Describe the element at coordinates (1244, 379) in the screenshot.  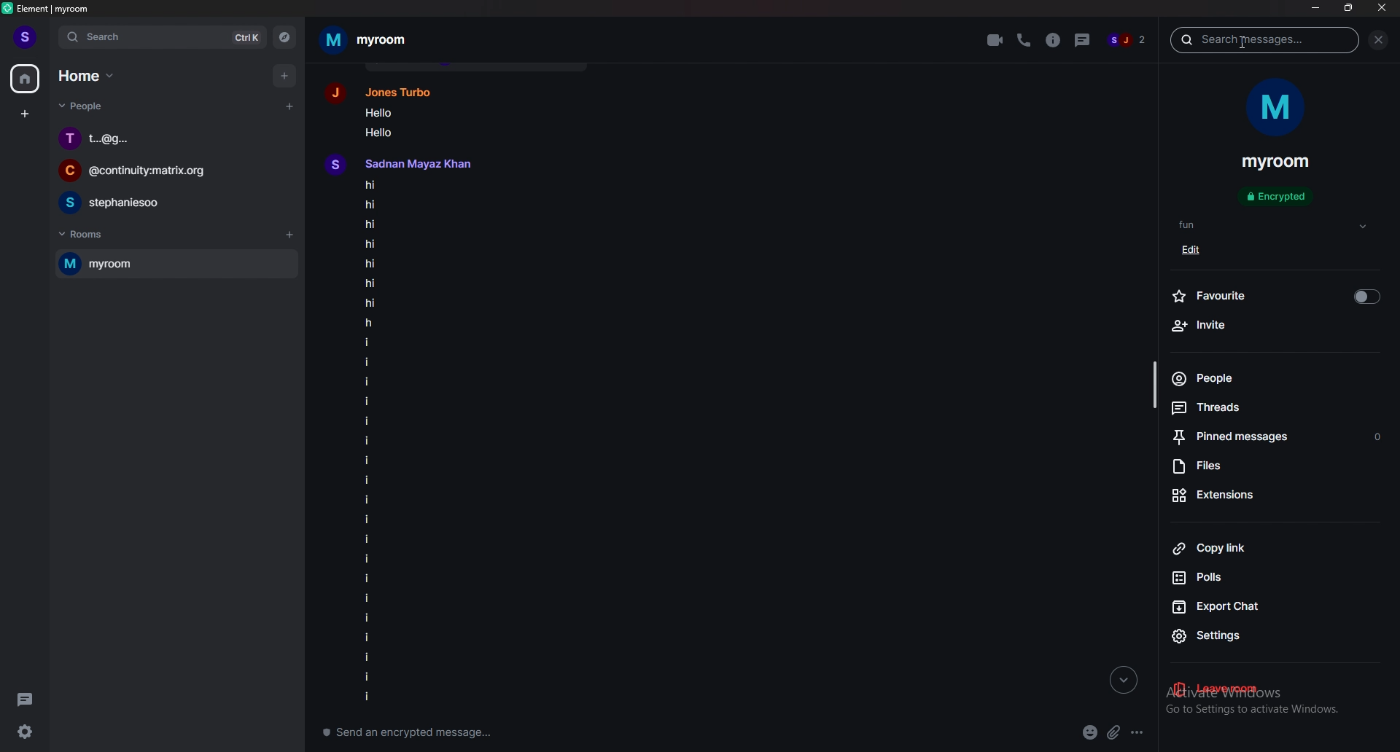
I see `people` at that location.